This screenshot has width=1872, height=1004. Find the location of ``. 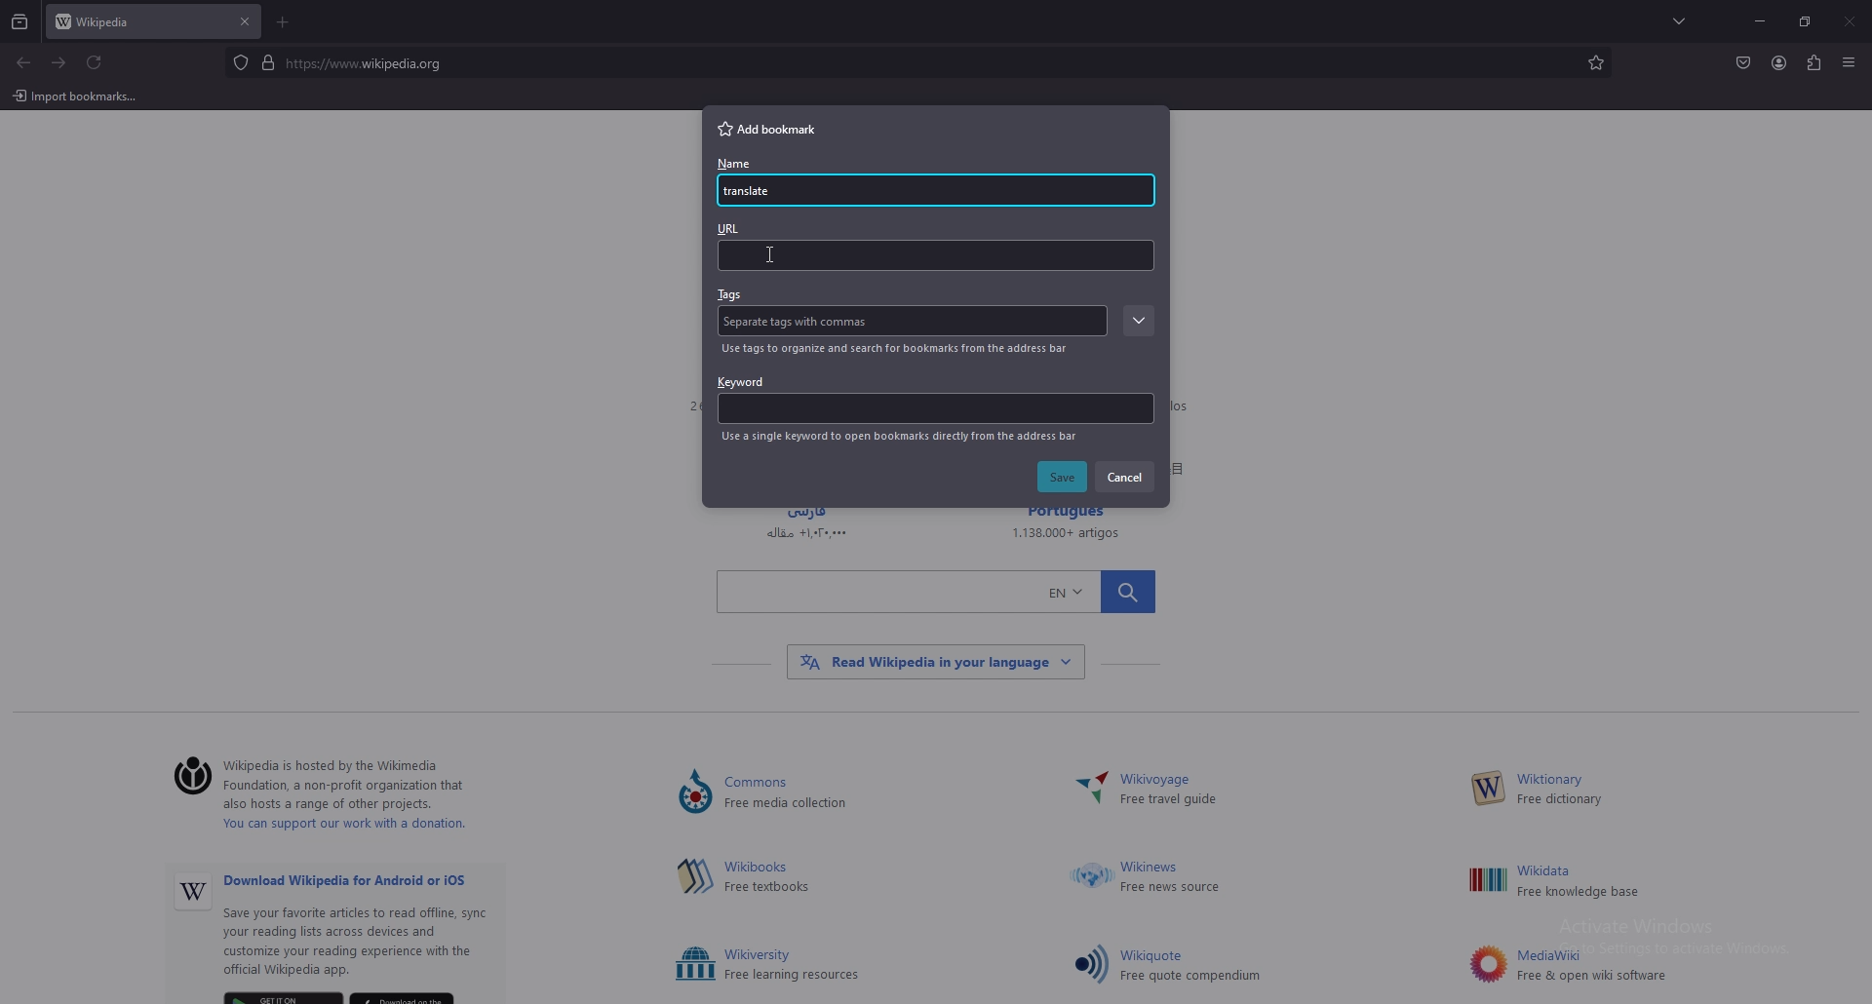

 is located at coordinates (1596, 882).